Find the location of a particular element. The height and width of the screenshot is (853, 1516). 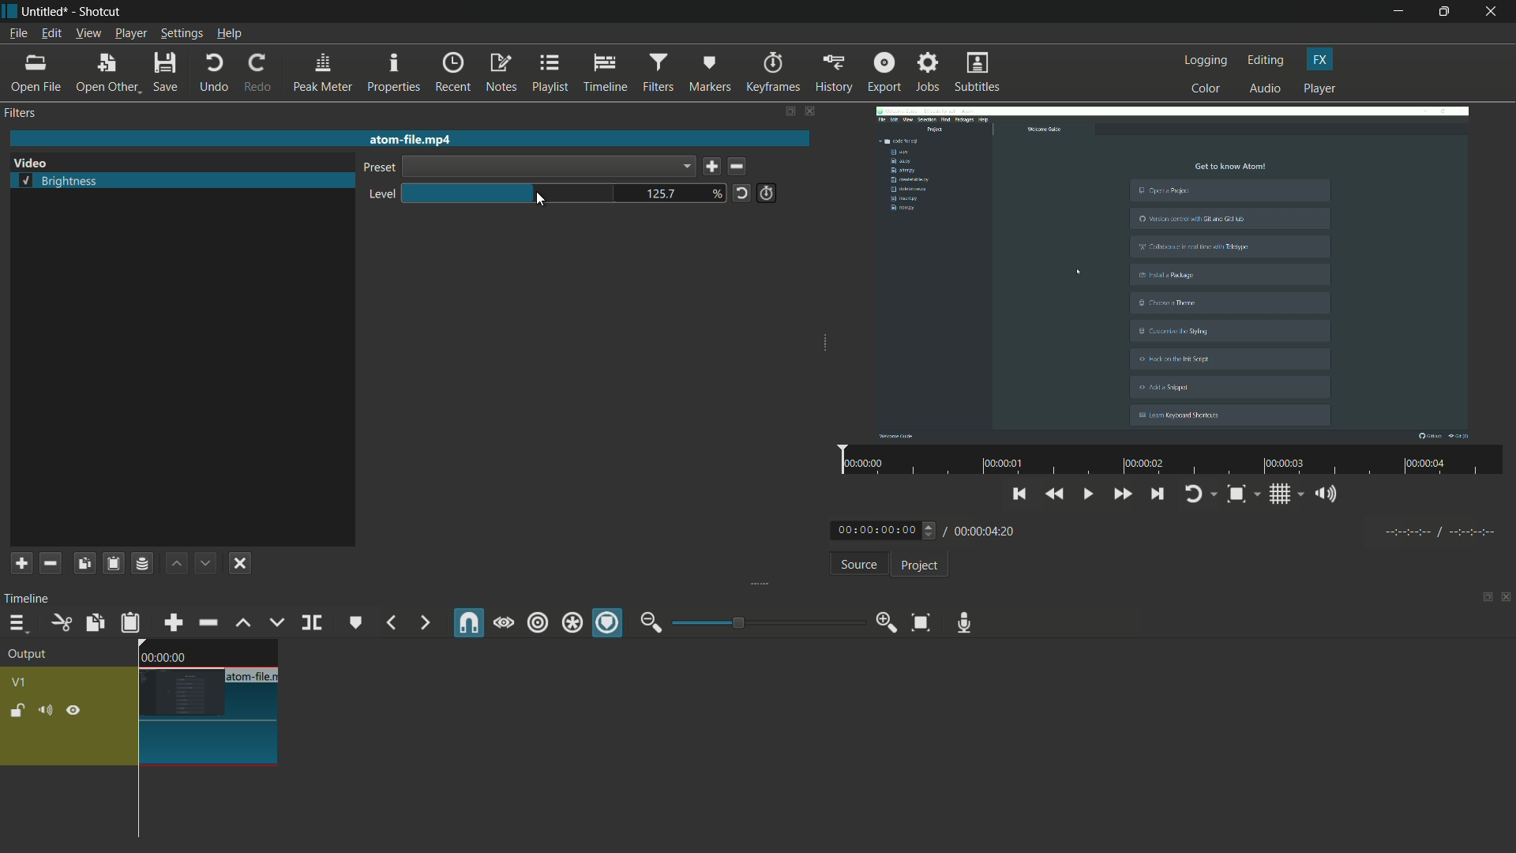

playlist is located at coordinates (551, 73).